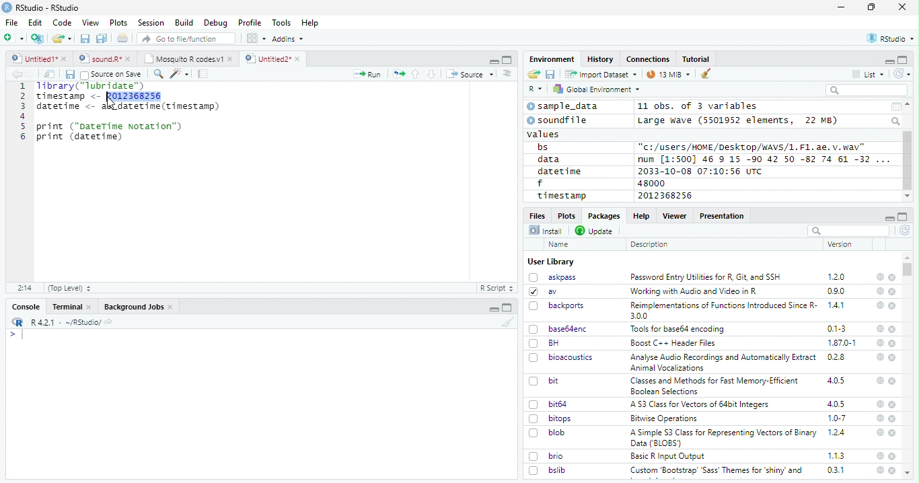 The image size is (919, 483). I want to click on soundfile, so click(558, 120).